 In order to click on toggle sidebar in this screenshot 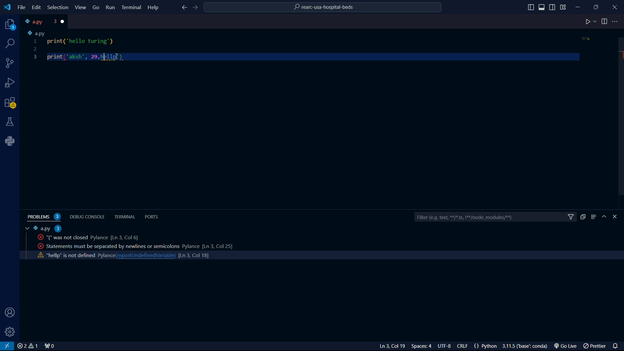, I will do `click(542, 7)`.